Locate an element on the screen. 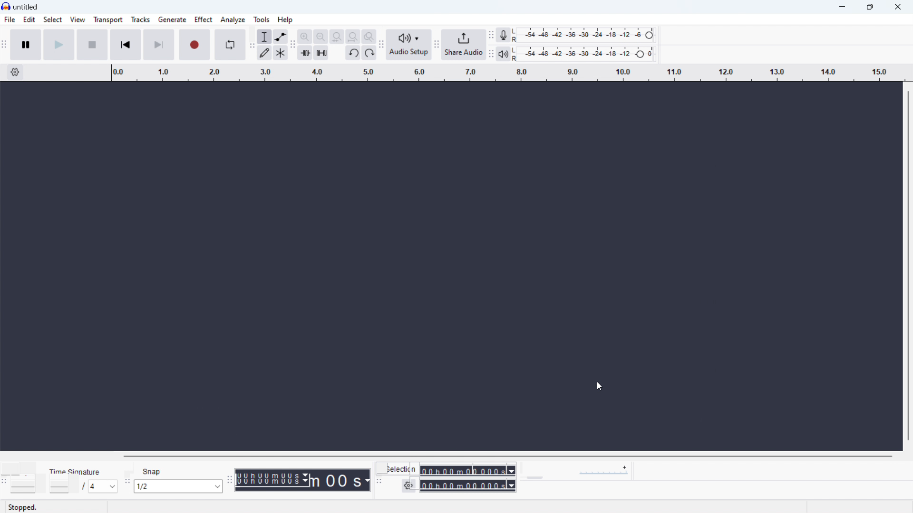 This screenshot has width=913, height=513. stop is located at coordinates (93, 45).